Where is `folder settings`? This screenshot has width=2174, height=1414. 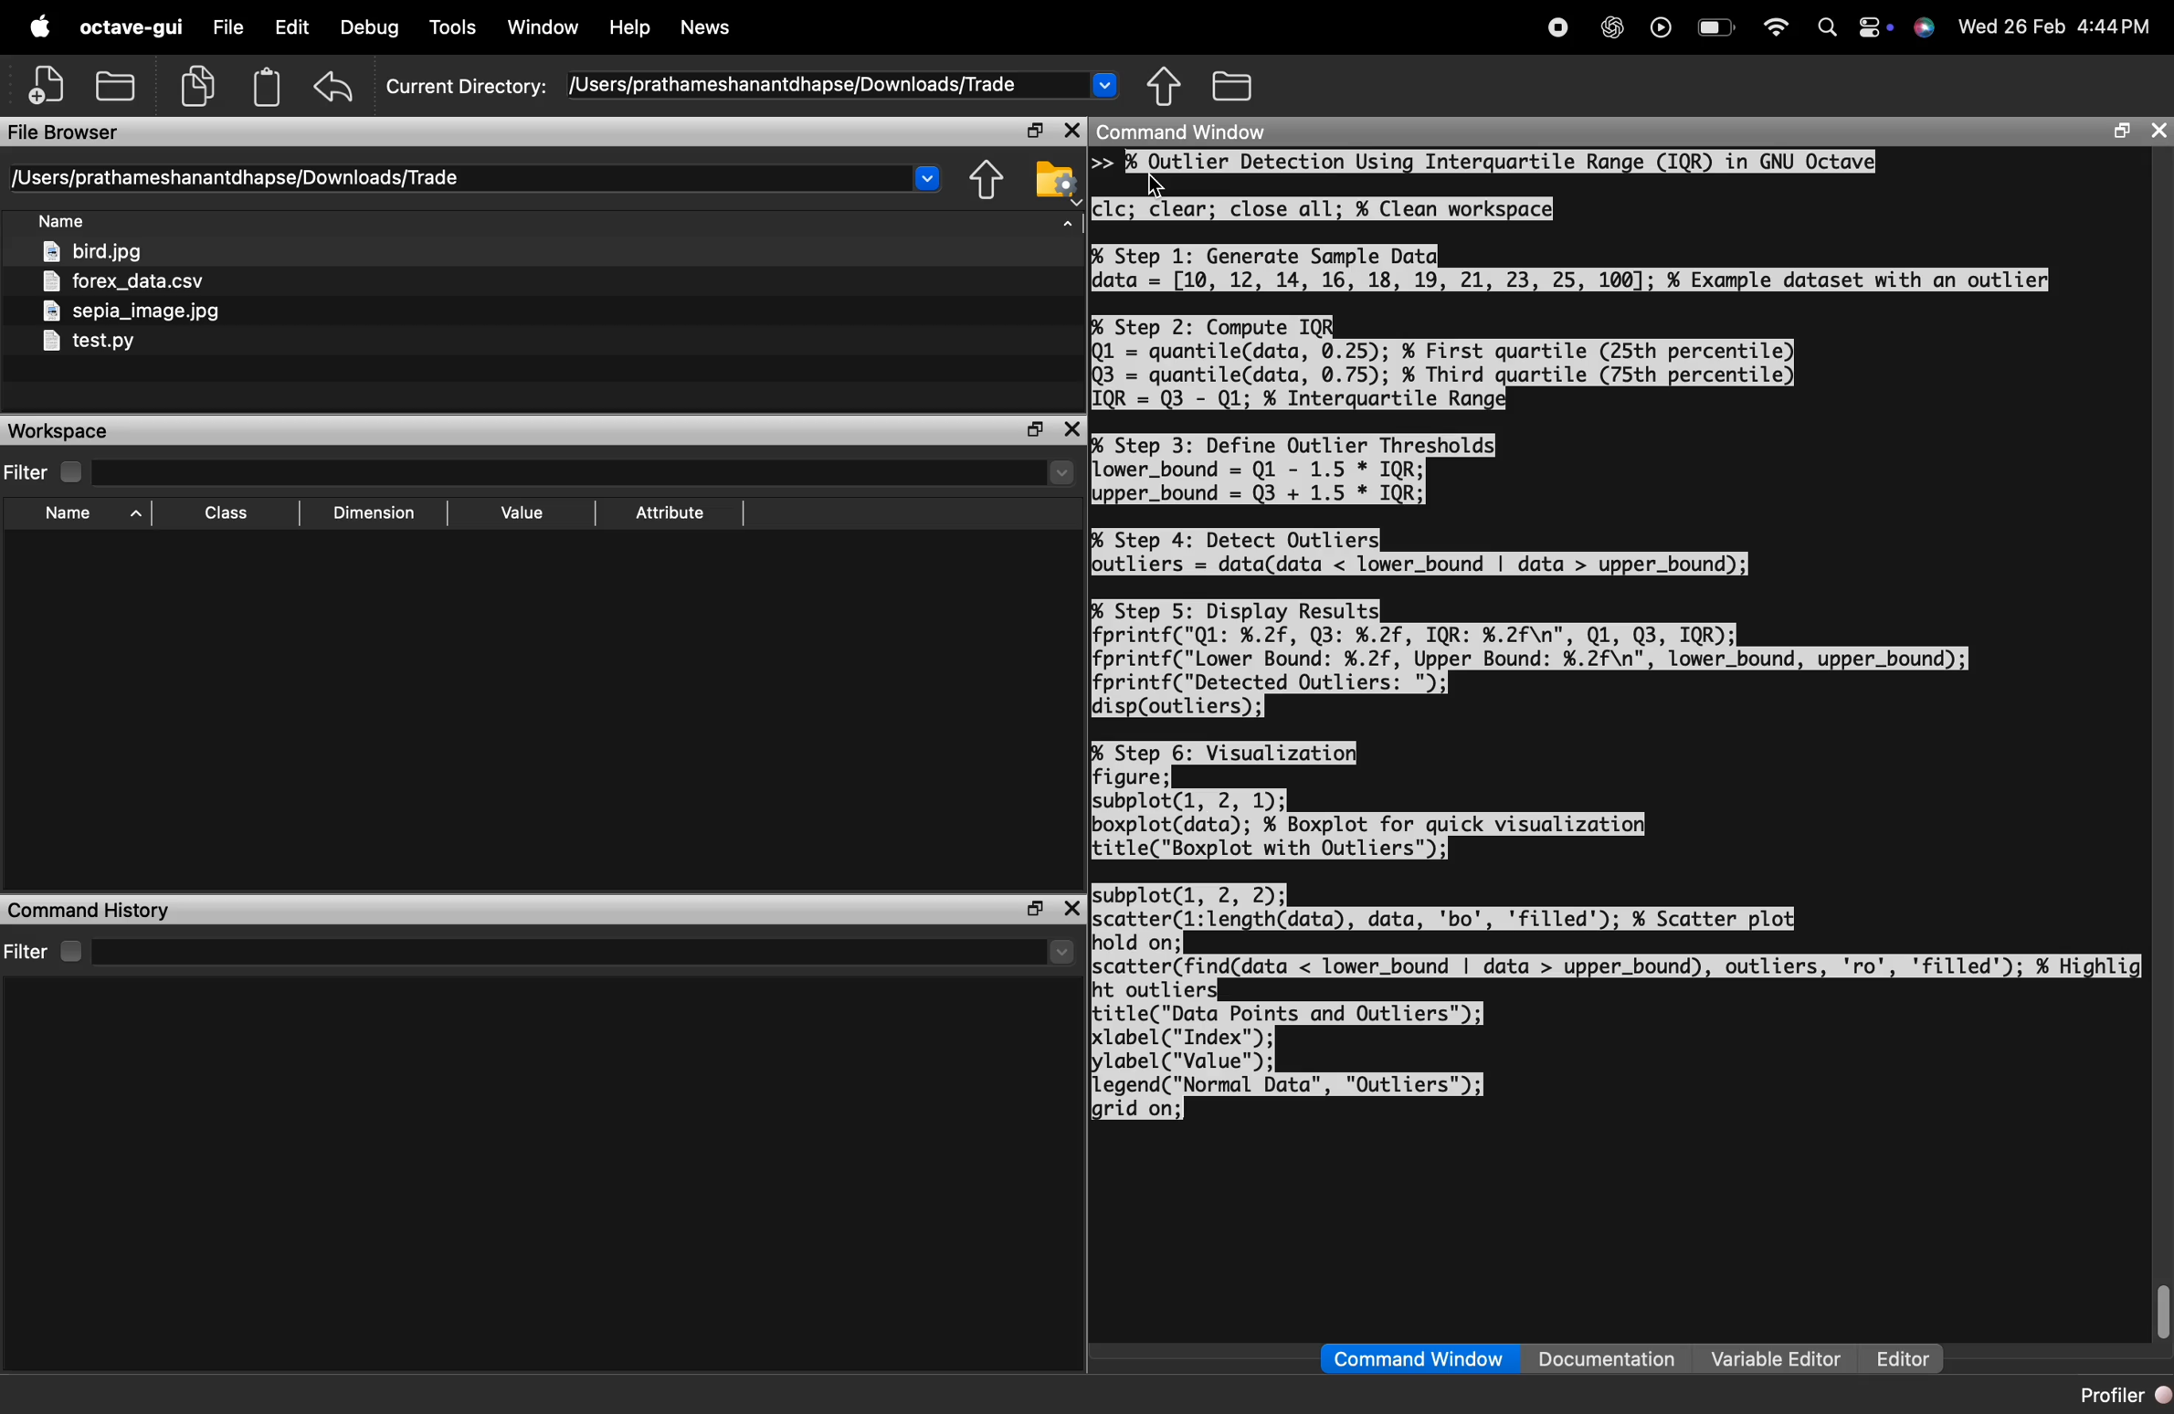 folder settings is located at coordinates (1056, 181).